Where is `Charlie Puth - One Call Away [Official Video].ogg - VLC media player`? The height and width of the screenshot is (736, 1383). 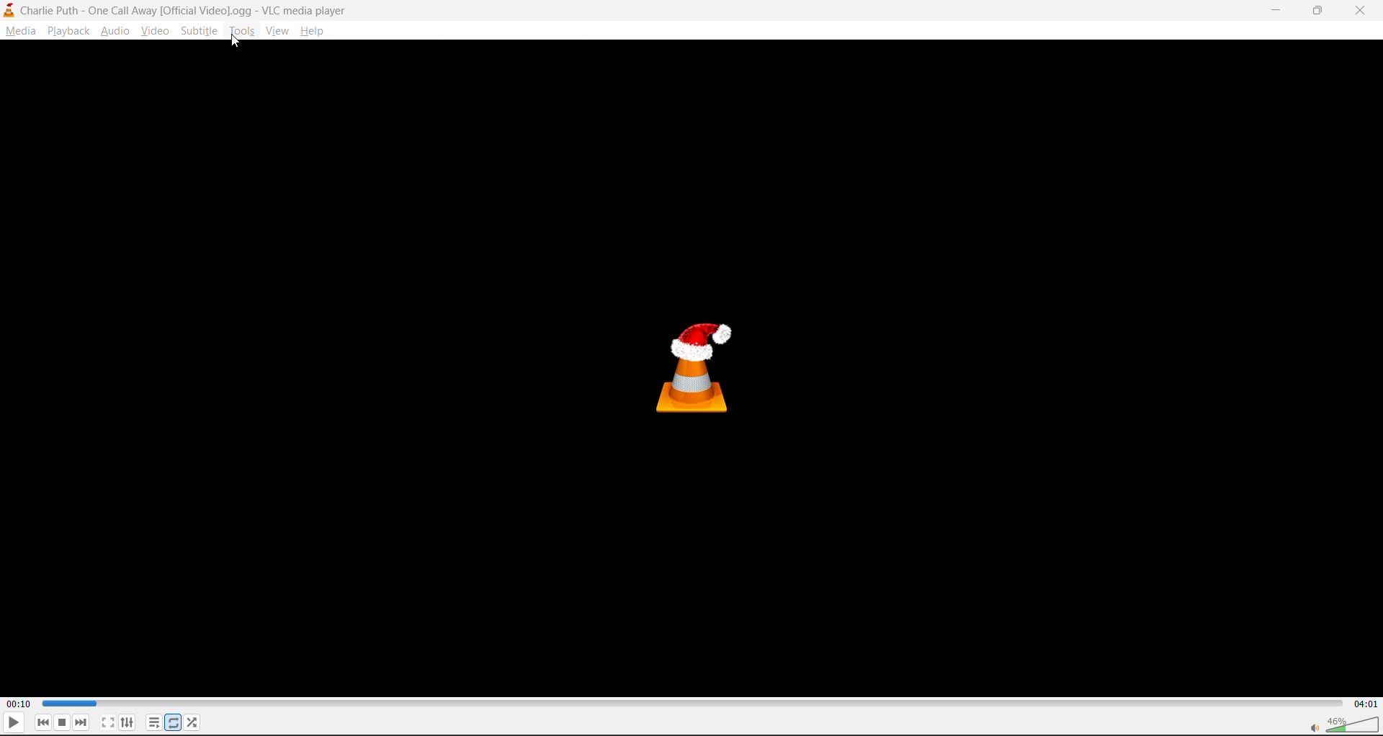 Charlie Puth - One Call Away [Official Video].ogg - VLC media player is located at coordinates (182, 9).